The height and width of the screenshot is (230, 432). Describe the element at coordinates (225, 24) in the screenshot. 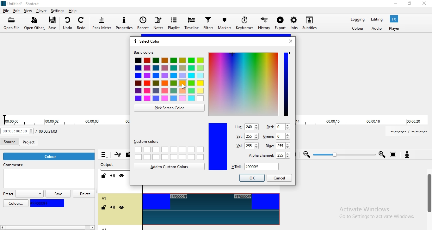

I see `Markers` at that location.